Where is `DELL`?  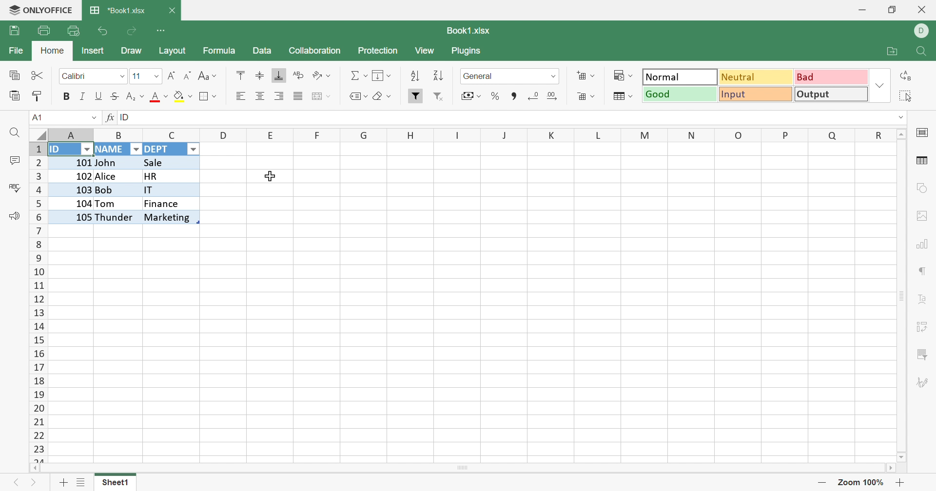
DELL is located at coordinates (923, 31).